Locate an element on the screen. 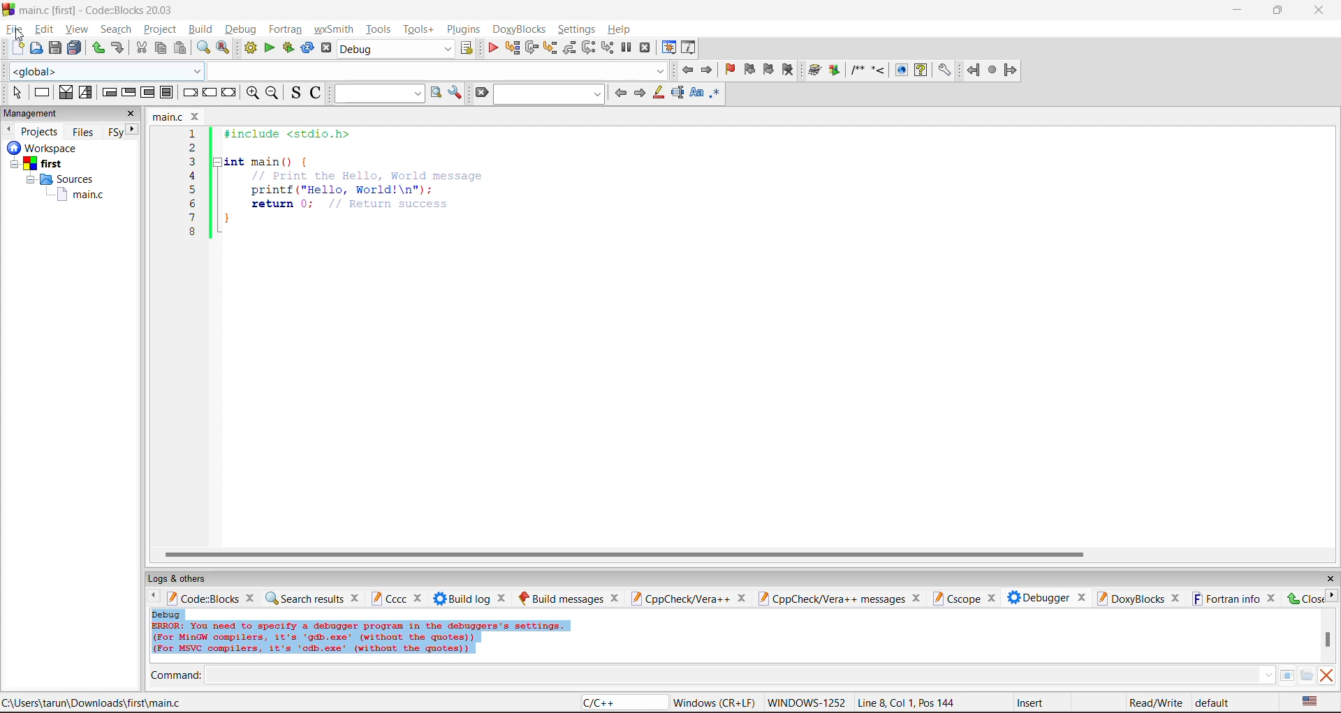 This screenshot has height=713, width=1341. exit condition loop is located at coordinates (129, 93).